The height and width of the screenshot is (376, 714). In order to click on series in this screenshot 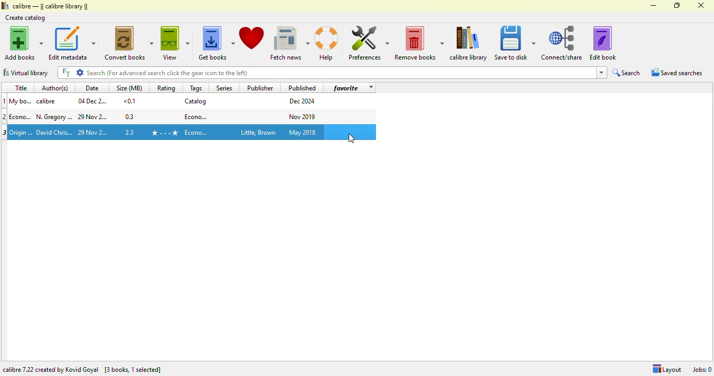, I will do `click(223, 87)`.